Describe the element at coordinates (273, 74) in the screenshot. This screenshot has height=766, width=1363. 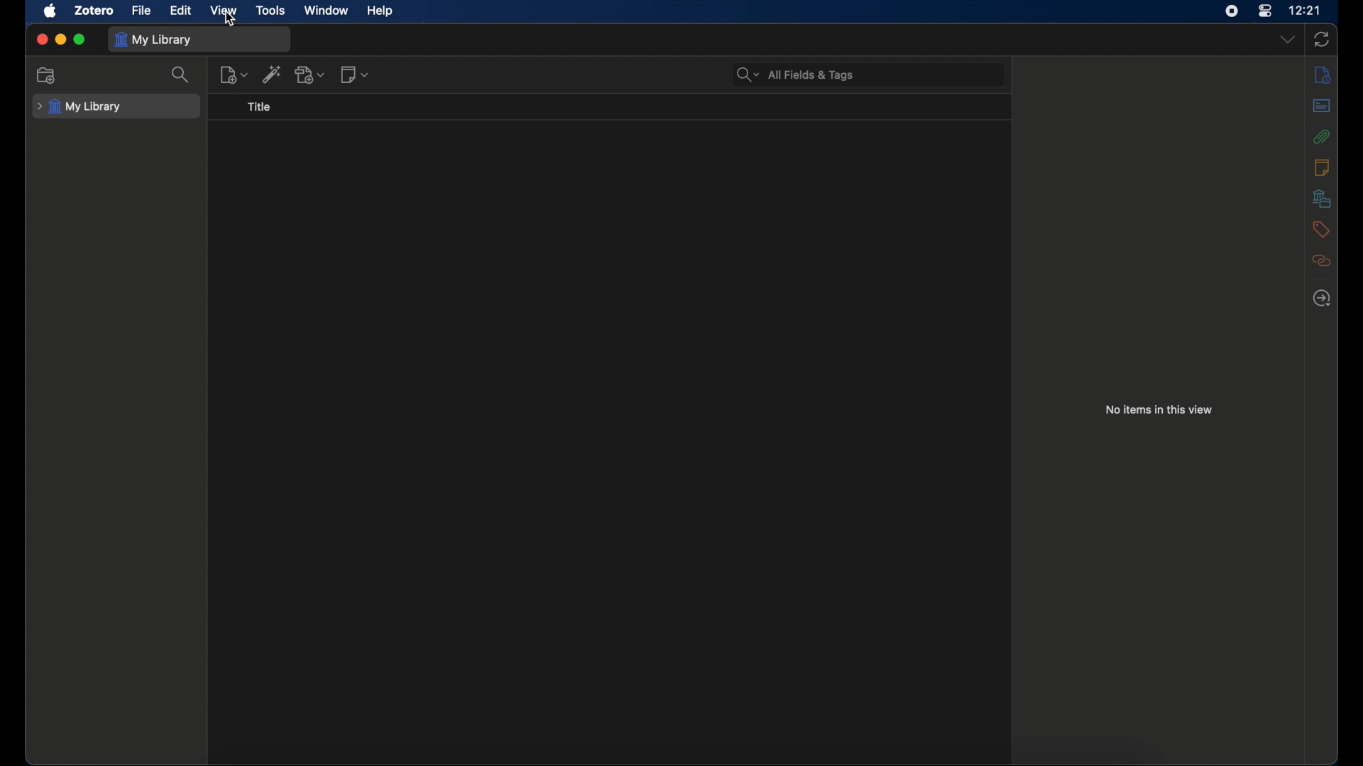
I see `add item by identifier` at that location.